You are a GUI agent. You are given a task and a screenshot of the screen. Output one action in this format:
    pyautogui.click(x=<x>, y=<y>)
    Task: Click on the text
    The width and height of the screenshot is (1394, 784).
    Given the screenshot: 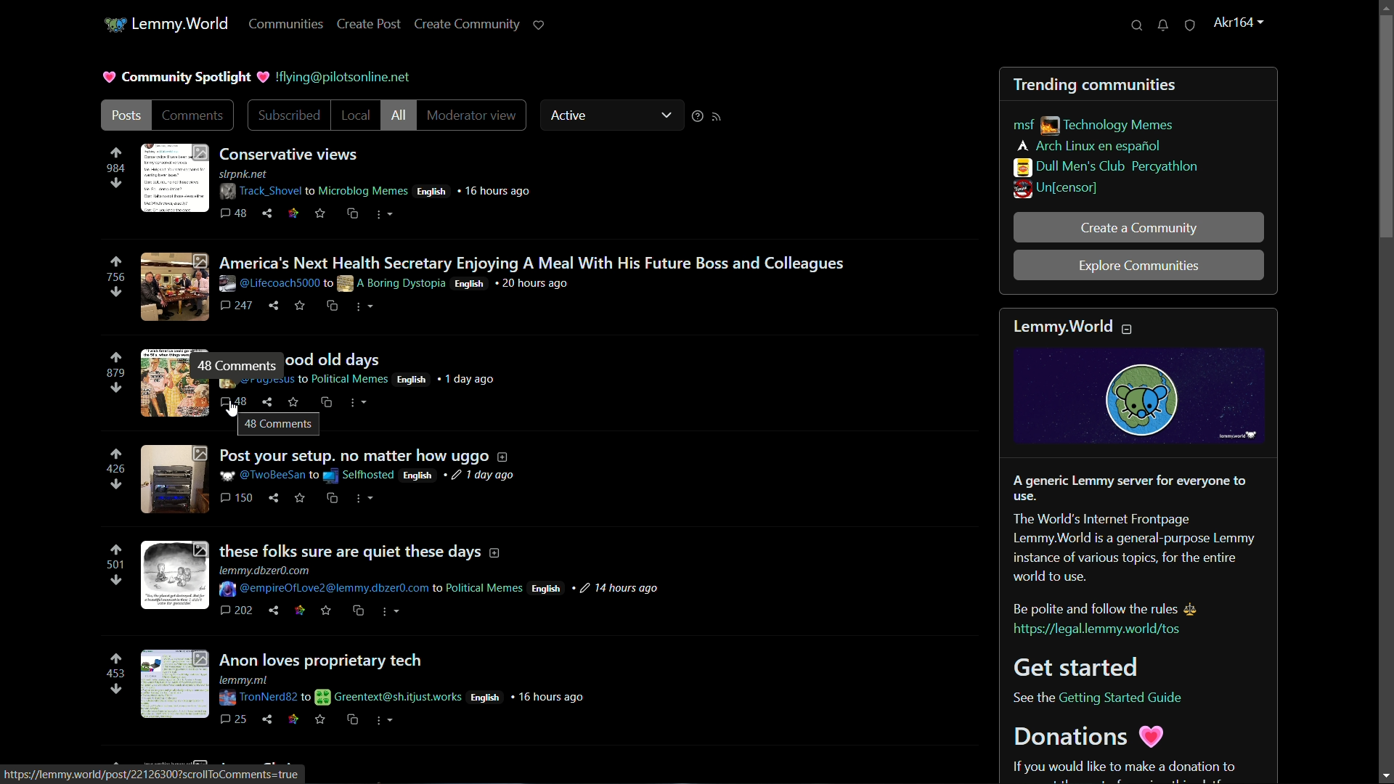 What is the action you would take?
    pyautogui.click(x=345, y=76)
    